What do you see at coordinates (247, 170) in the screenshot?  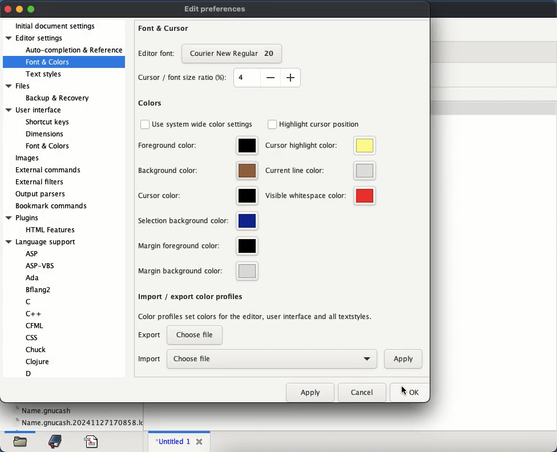 I see `brown` at bounding box center [247, 170].